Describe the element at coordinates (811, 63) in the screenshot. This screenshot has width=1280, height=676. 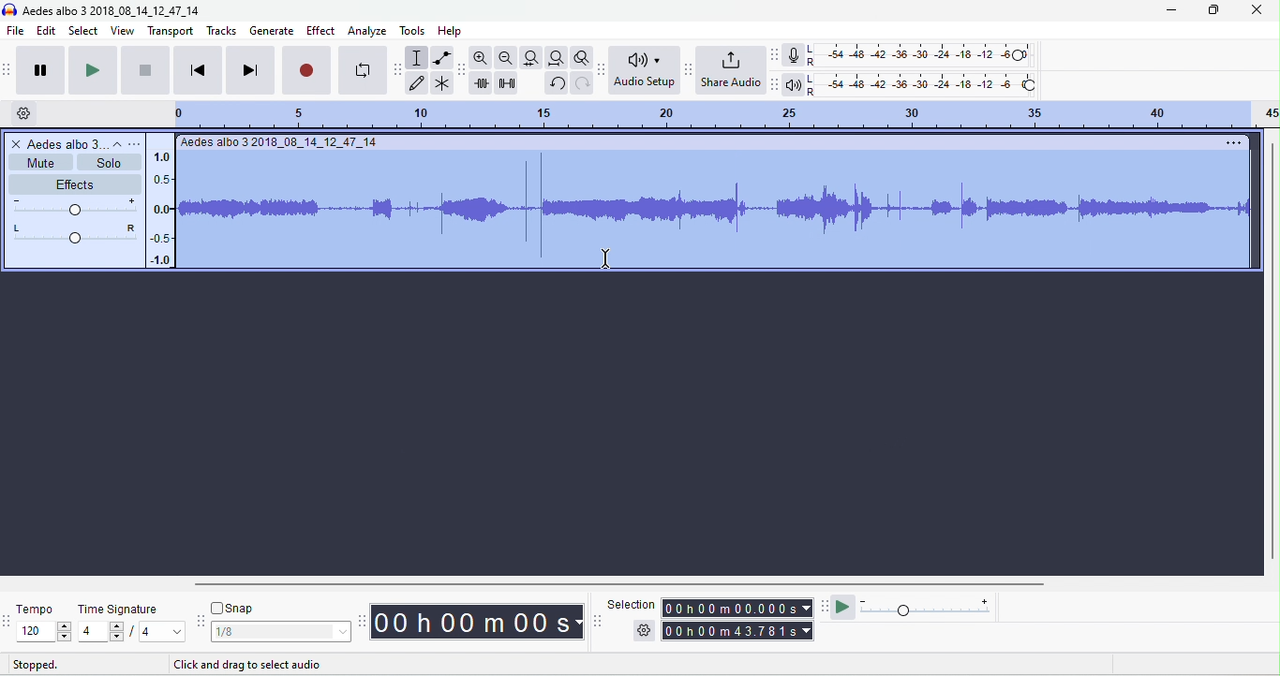
I see `R` at that location.